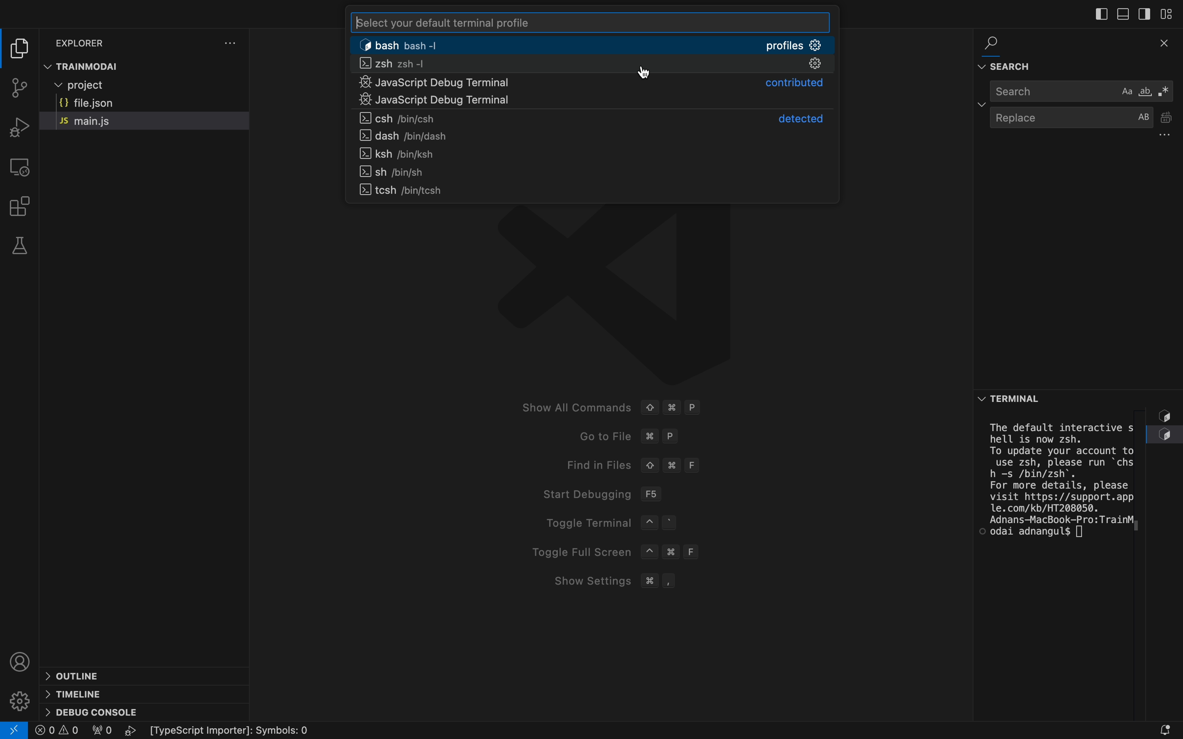 Image resolution: width=1183 pixels, height=739 pixels. I want to click on , so click(599, 172).